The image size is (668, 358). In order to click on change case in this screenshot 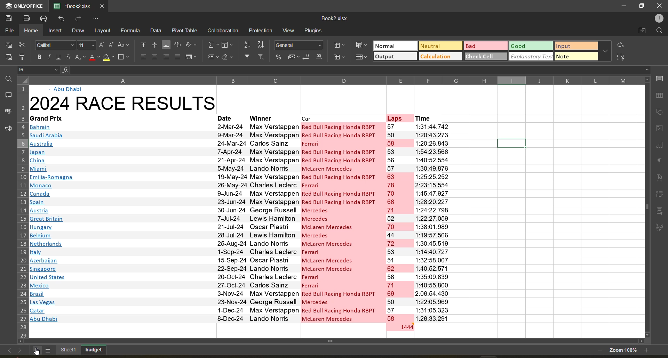, I will do `click(125, 45)`.